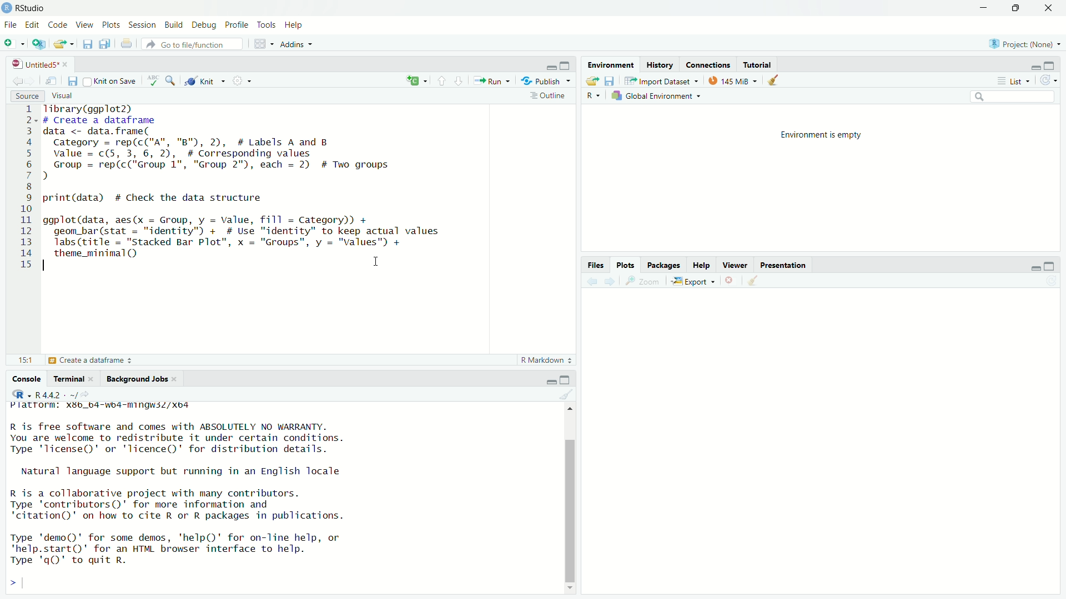 The height and width of the screenshot is (599, 1066). I want to click on Edit, so click(34, 24).